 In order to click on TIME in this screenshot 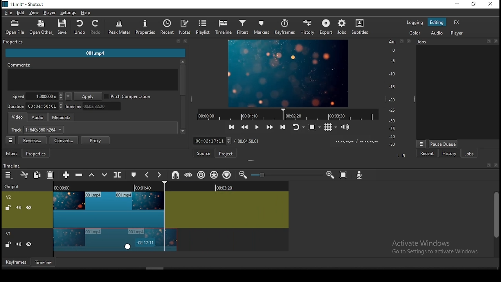, I will do `click(357, 141)`.